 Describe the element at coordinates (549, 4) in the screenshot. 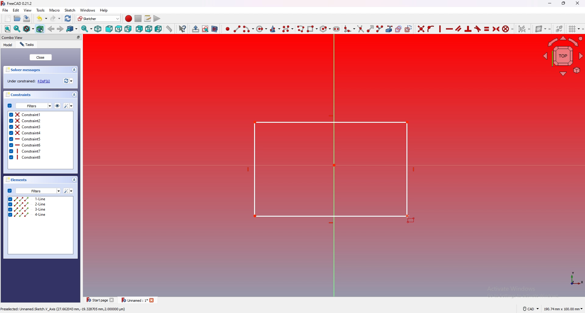

I see `minimize` at that location.